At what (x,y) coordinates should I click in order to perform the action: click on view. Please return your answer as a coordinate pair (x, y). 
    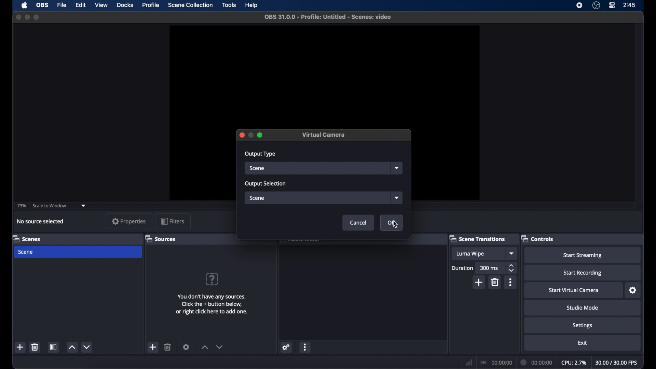
    Looking at the image, I should click on (101, 5).